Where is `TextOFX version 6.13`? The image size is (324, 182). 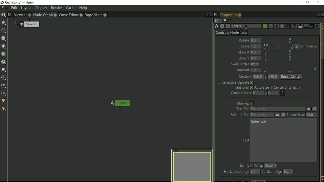
TextOFX version 6.13 is located at coordinates (216, 26).